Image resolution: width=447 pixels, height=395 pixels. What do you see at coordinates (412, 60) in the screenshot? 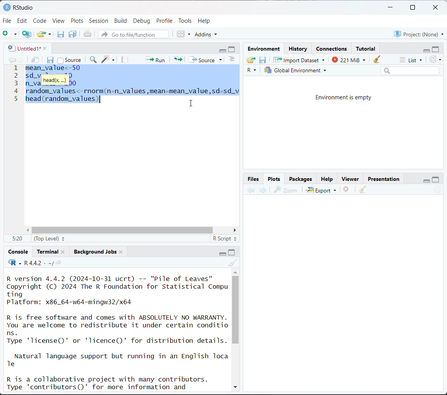
I see `list` at bounding box center [412, 60].